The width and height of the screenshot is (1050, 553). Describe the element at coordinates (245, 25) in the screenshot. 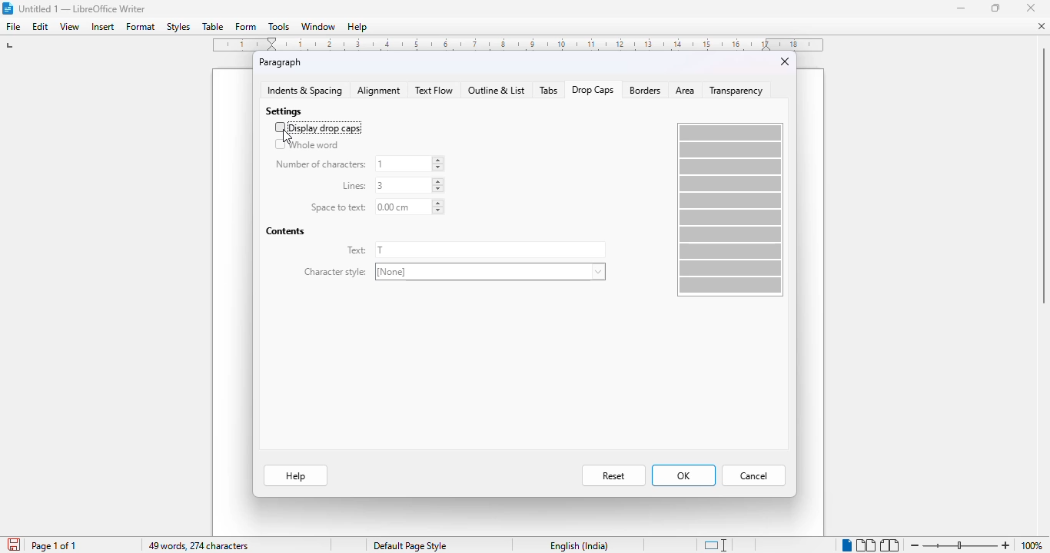

I see `form` at that location.